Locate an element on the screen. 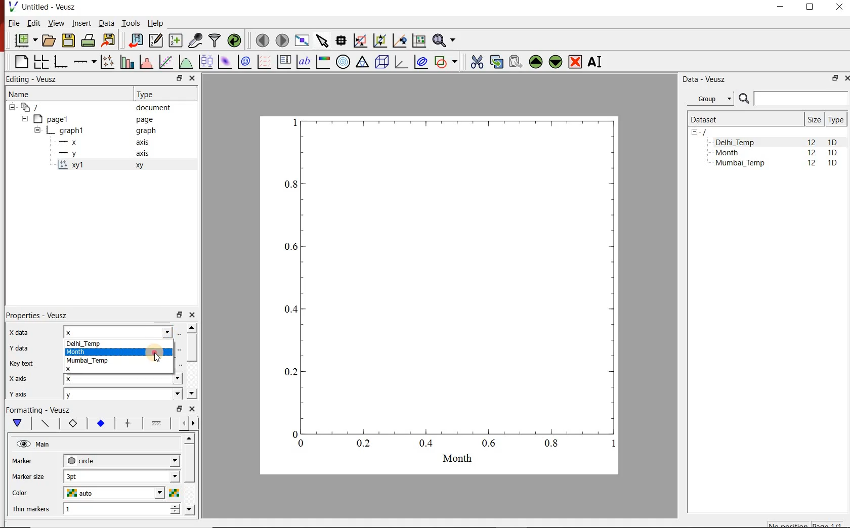 The height and width of the screenshot is (528, 850). Data - Veusz is located at coordinates (706, 79).